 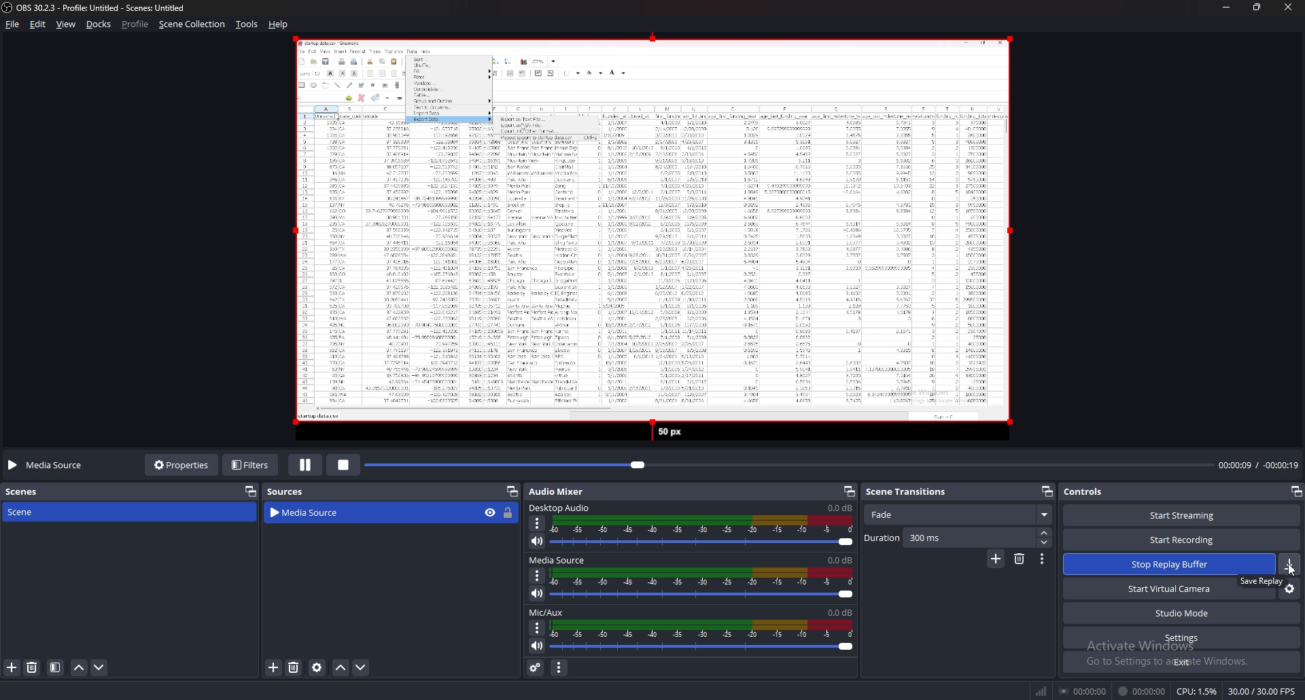 What do you see at coordinates (1181, 613) in the screenshot?
I see `studio mode` at bounding box center [1181, 613].